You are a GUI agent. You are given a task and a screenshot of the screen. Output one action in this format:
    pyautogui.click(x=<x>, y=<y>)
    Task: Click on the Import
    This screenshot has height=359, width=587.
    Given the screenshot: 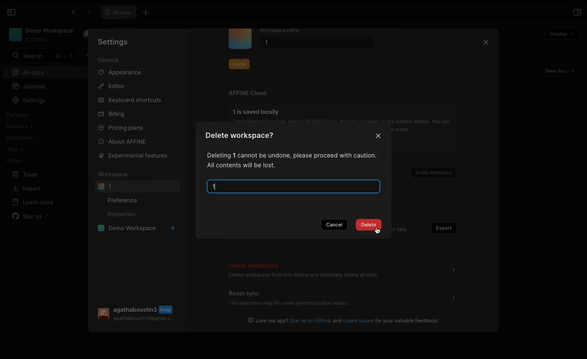 What is the action you would take?
    pyautogui.click(x=26, y=189)
    